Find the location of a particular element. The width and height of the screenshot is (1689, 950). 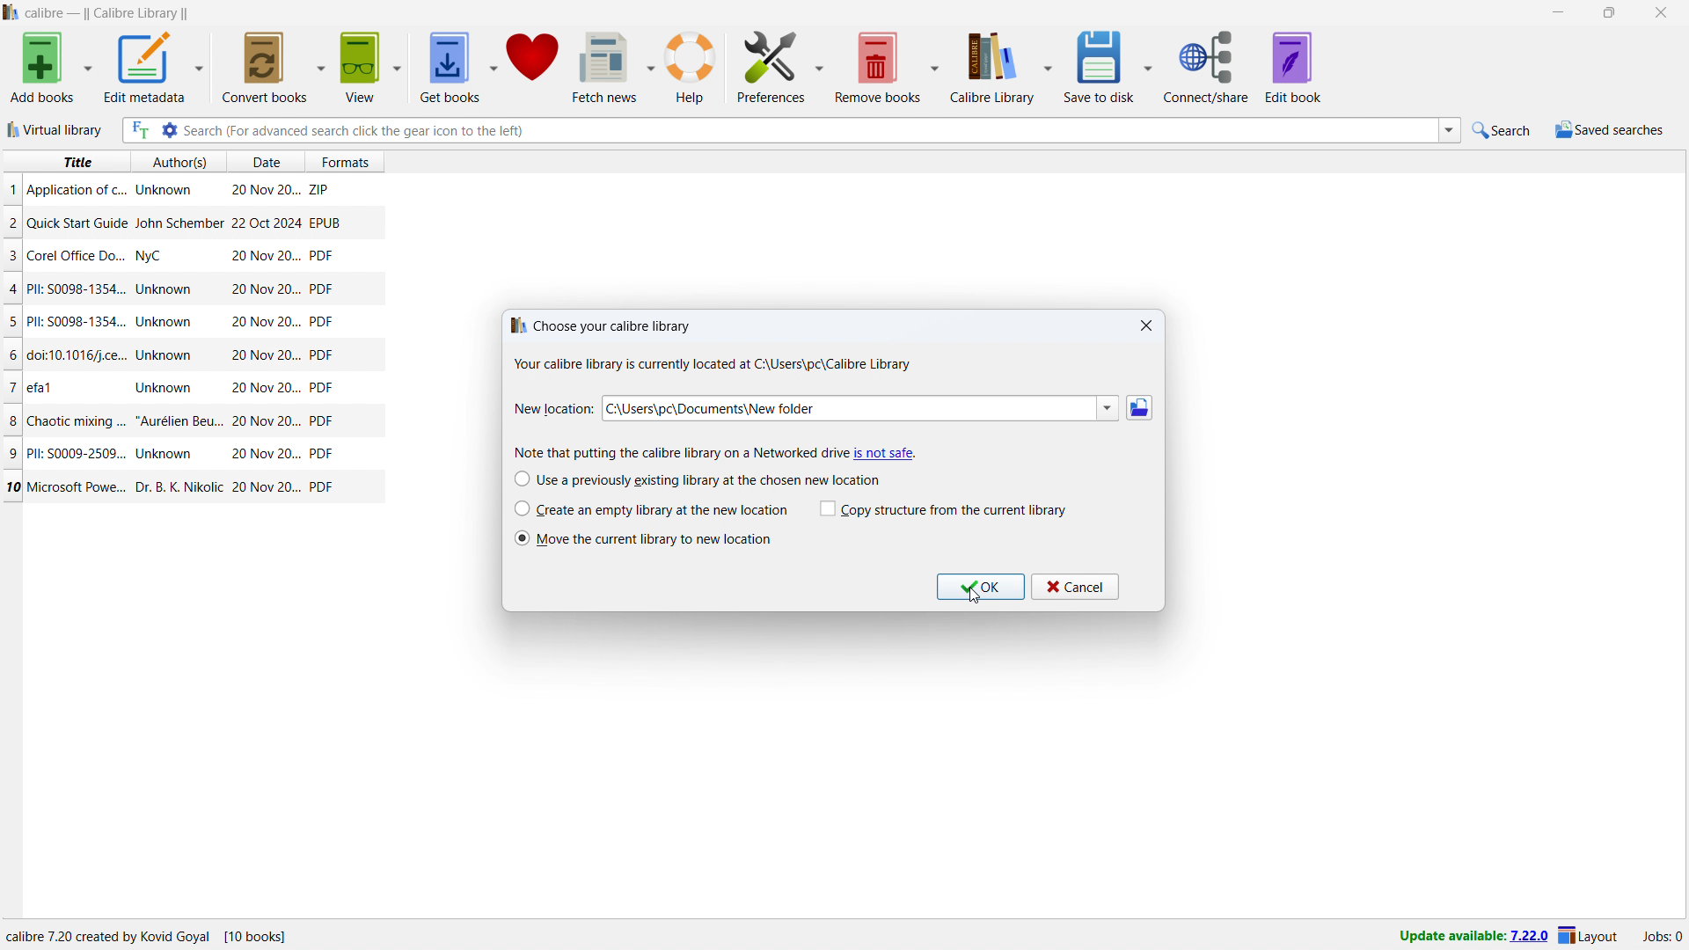

logo is located at coordinates (11, 12).